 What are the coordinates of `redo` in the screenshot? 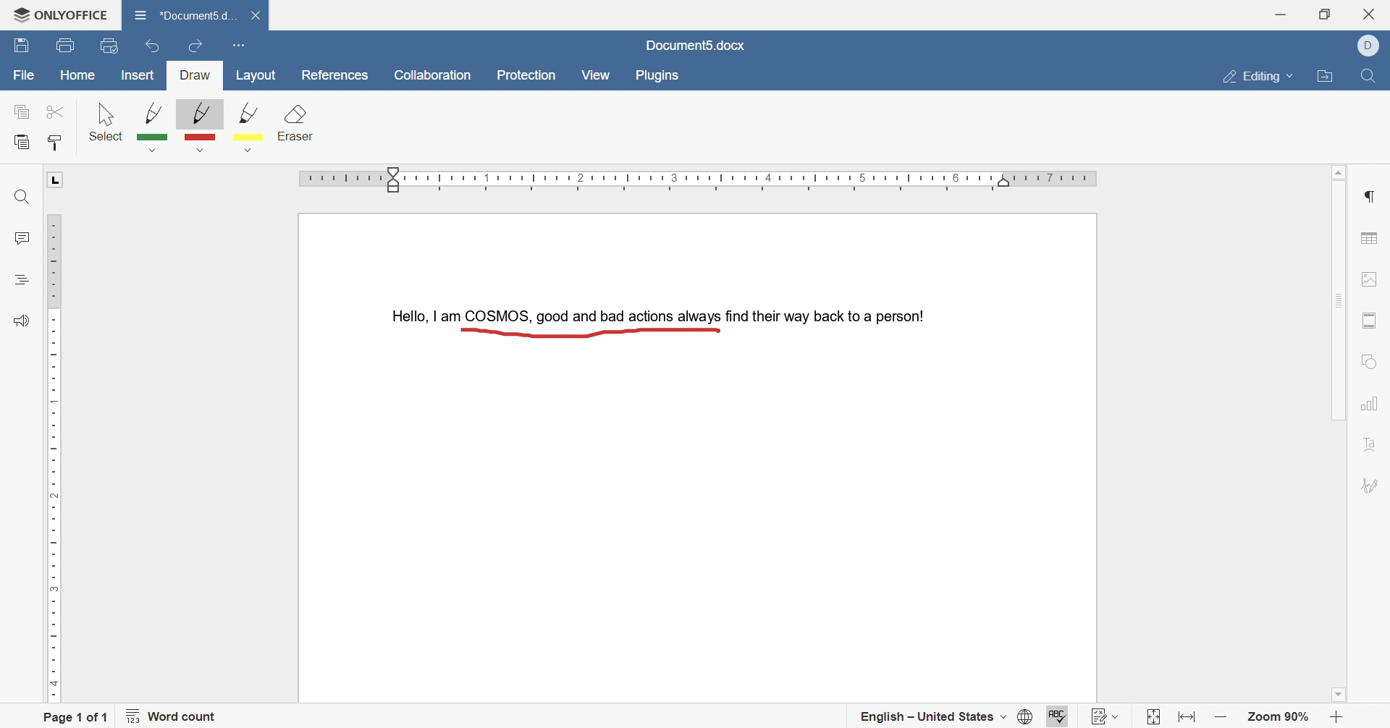 It's located at (195, 43).